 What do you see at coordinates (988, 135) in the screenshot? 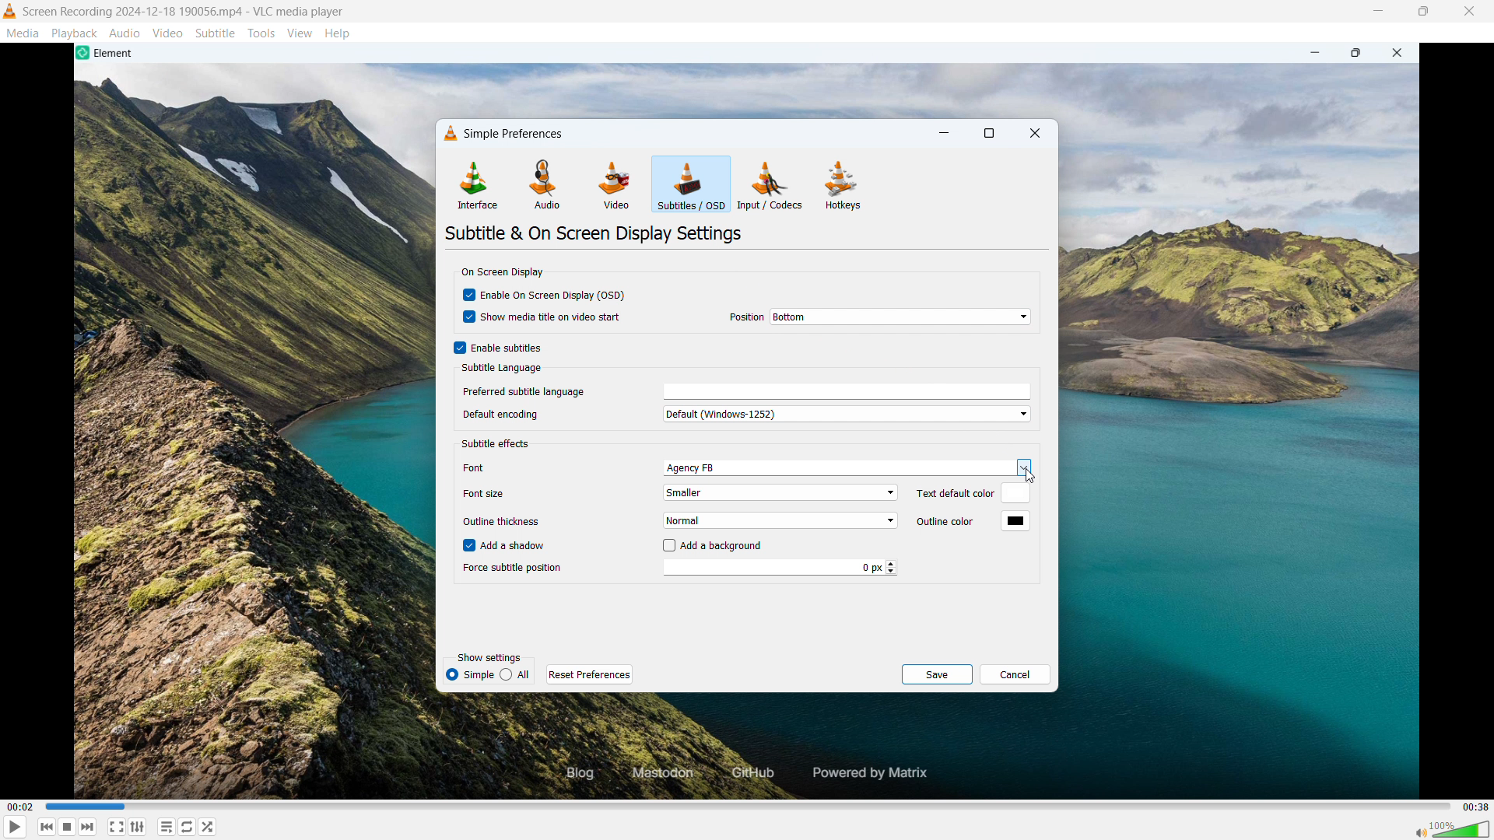
I see `maximize` at bounding box center [988, 135].